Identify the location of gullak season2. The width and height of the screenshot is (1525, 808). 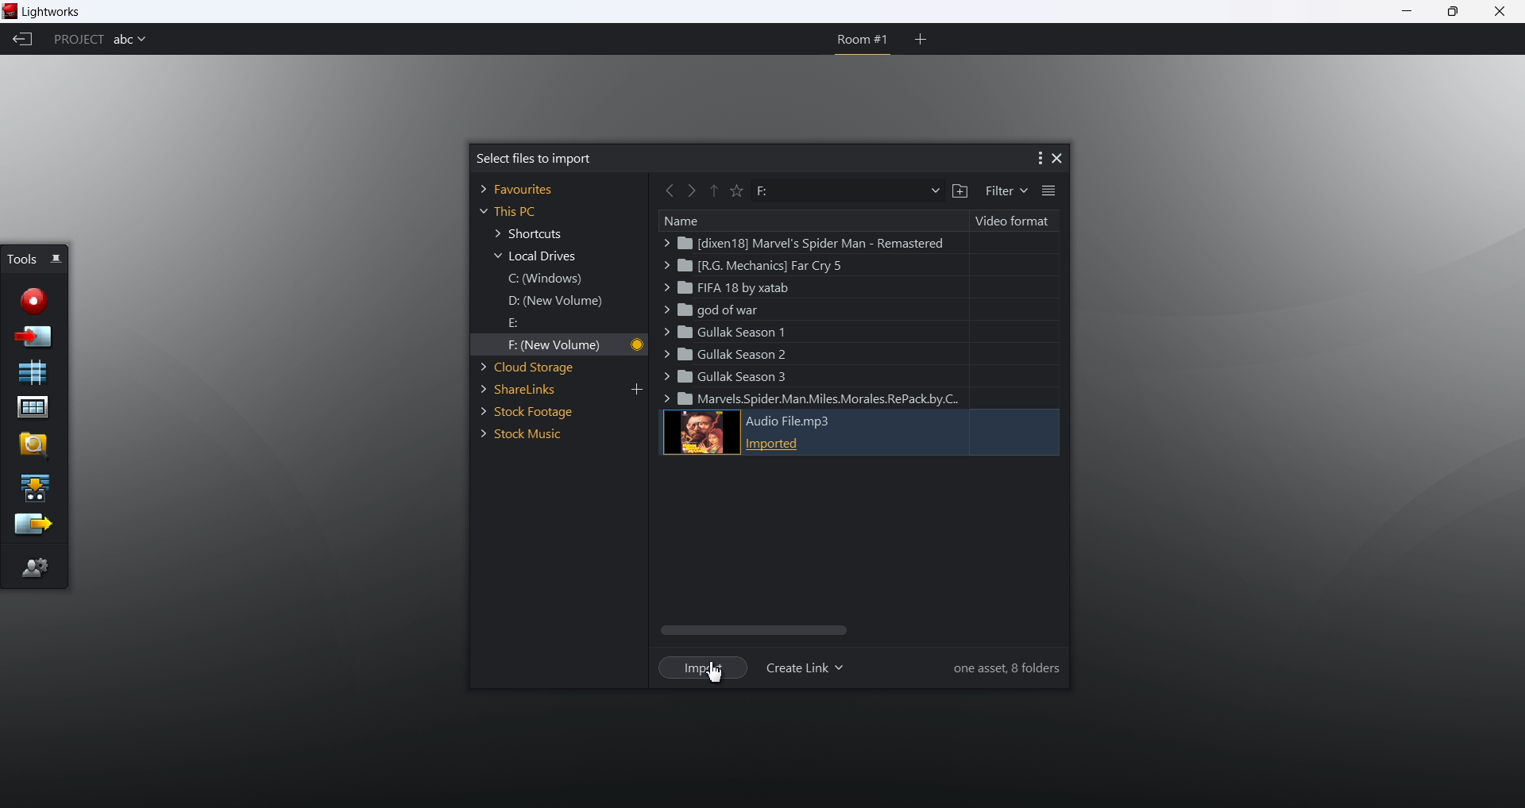
(725, 355).